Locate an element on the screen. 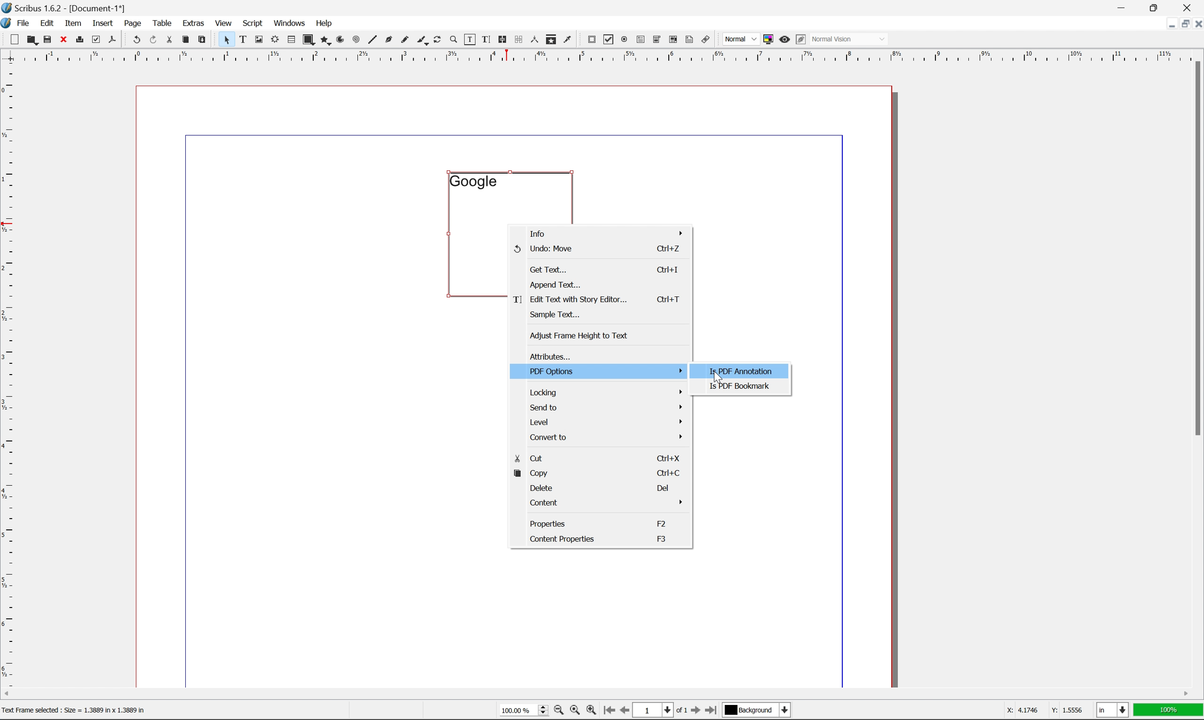 The width and height of the screenshot is (1204, 720). close is located at coordinates (1196, 23).